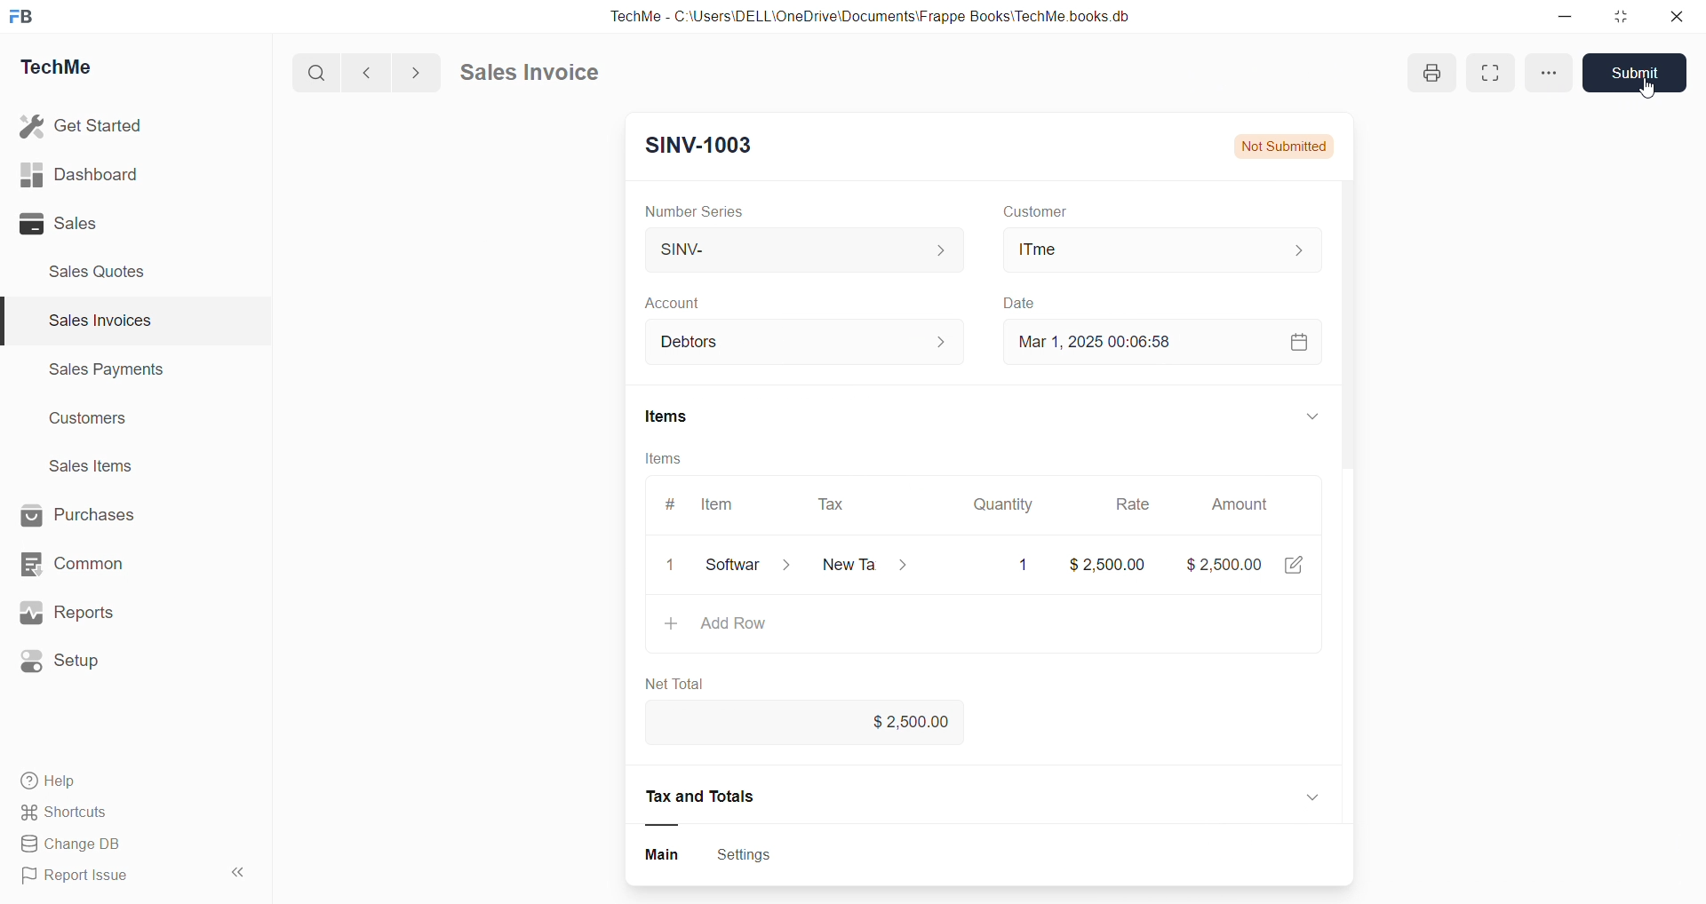 The image size is (1706, 904). I want to click on 1, so click(1024, 565).